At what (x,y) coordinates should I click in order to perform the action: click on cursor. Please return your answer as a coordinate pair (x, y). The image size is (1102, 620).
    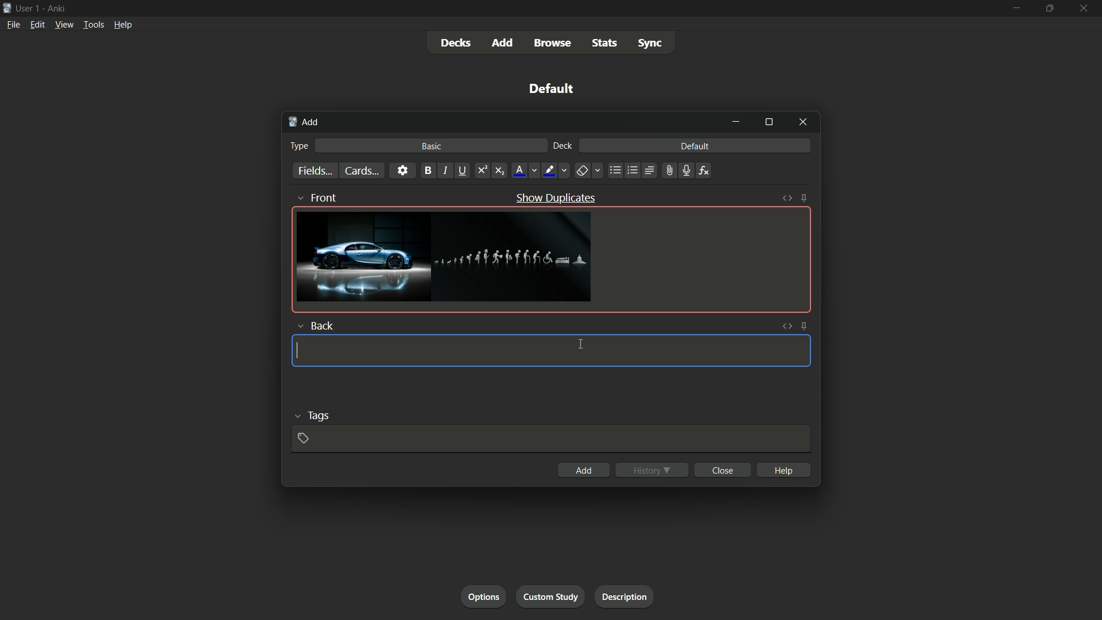
    Looking at the image, I should click on (580, 344).